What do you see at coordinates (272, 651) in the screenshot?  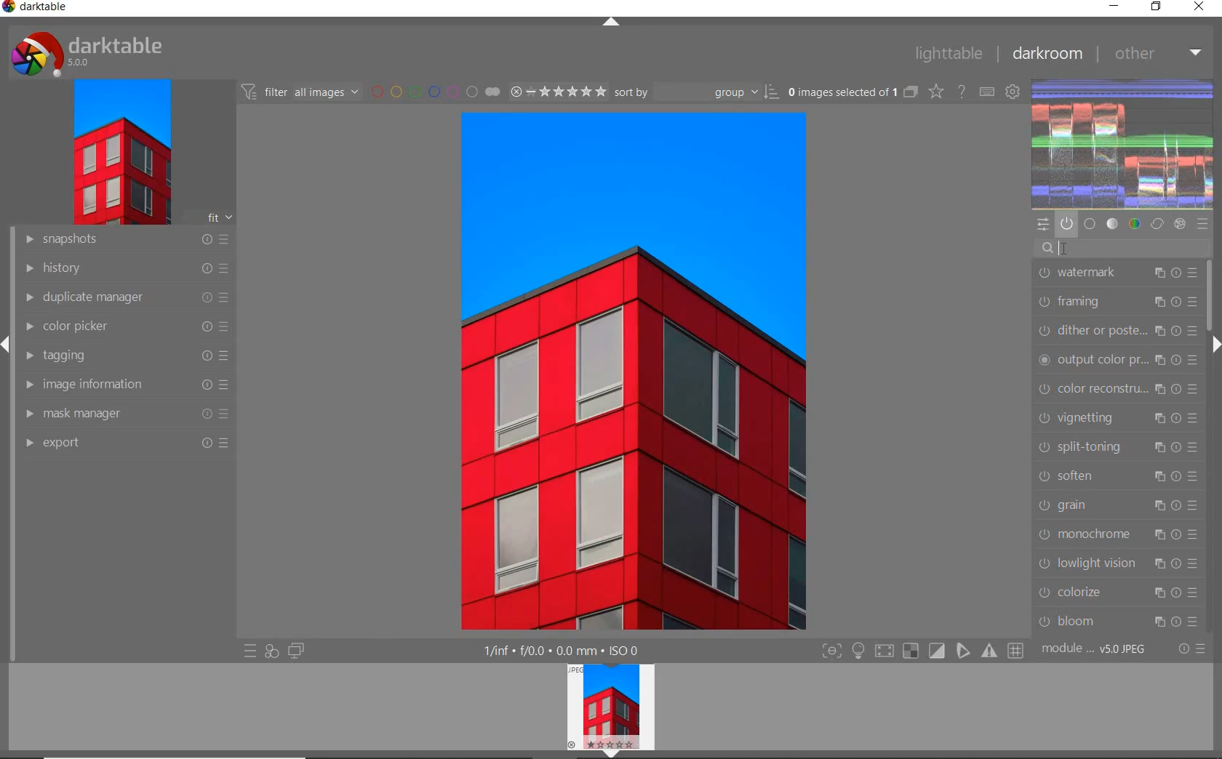 I see `quick access for applying any of your styles` at bounding box center [272, 651].